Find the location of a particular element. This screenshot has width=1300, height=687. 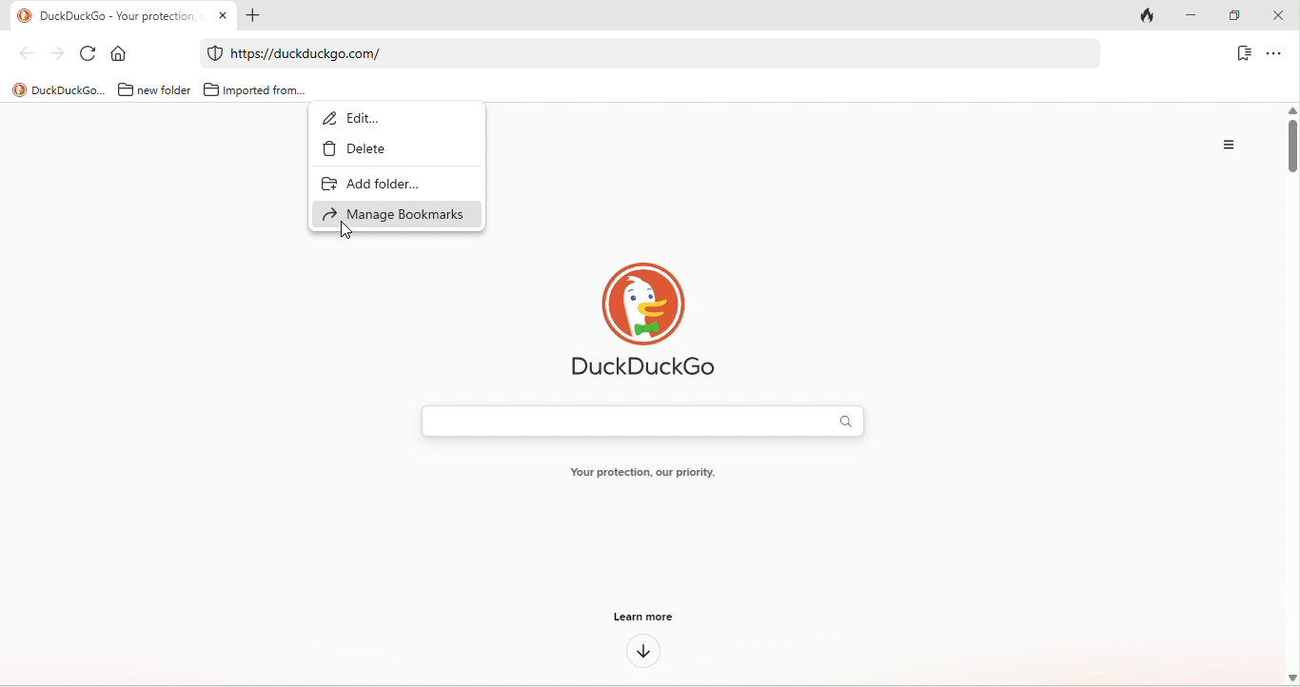

edit is located at coordinates (359, 119).